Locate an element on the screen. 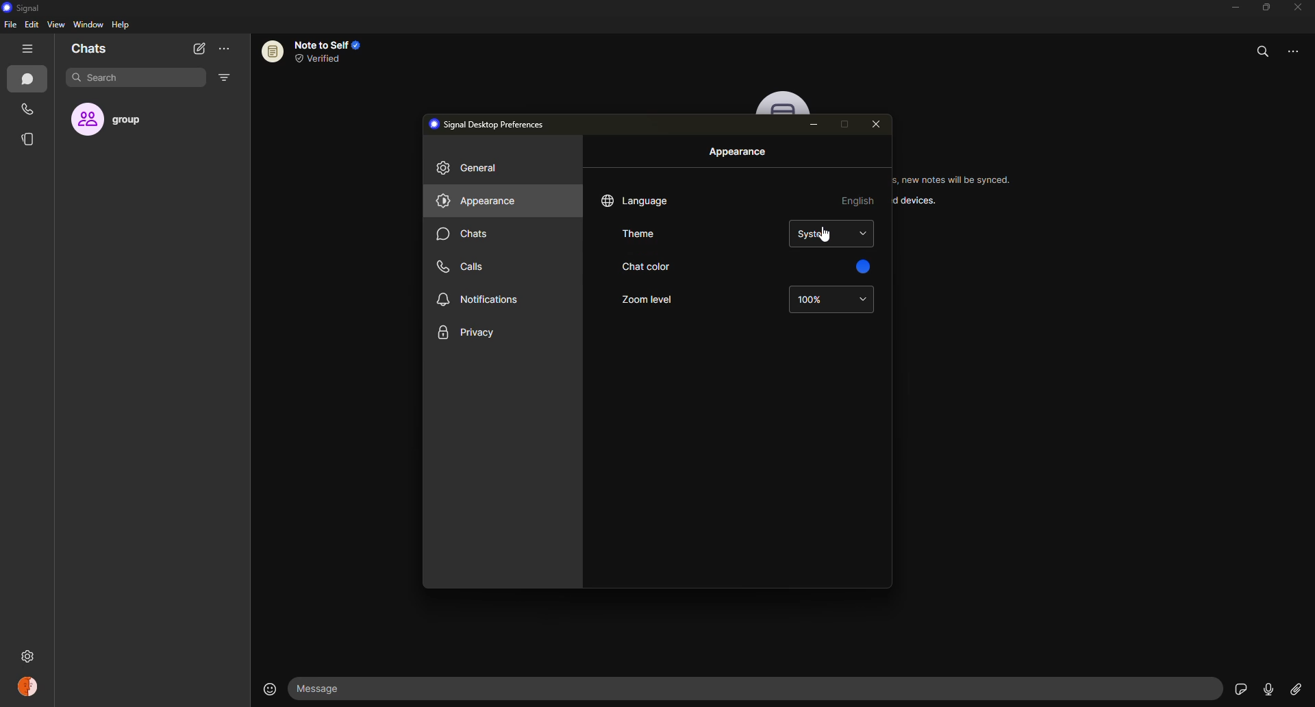  file is located at coordinates (10, 25).